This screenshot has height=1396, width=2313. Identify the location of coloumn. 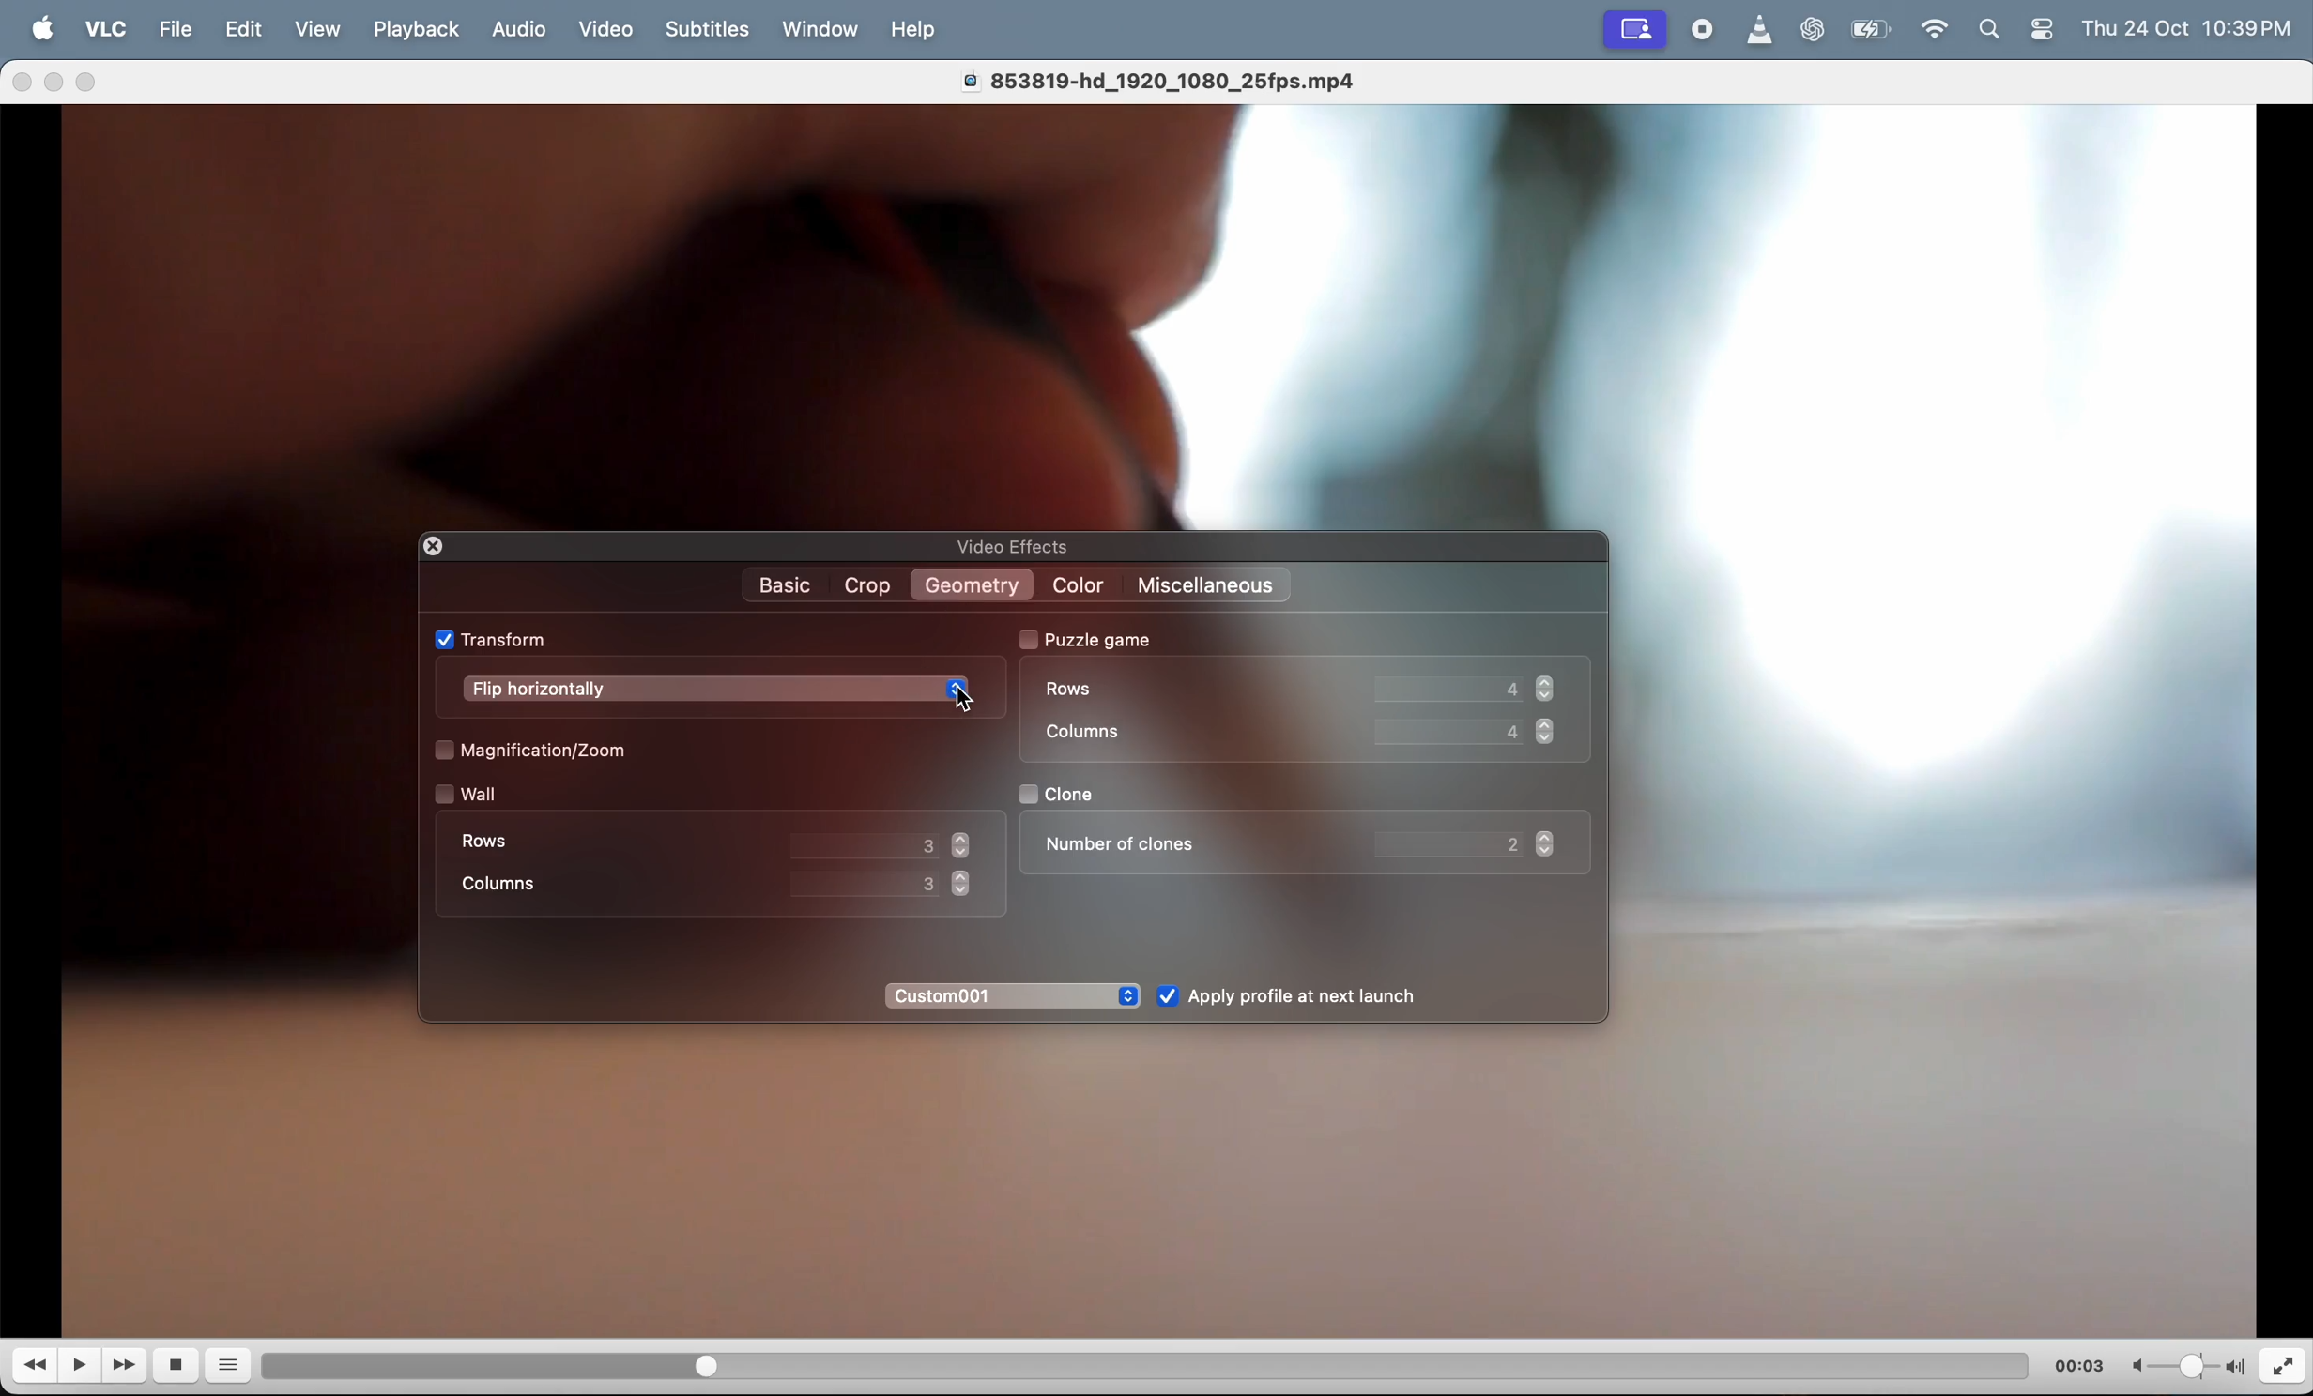
(505, 883).